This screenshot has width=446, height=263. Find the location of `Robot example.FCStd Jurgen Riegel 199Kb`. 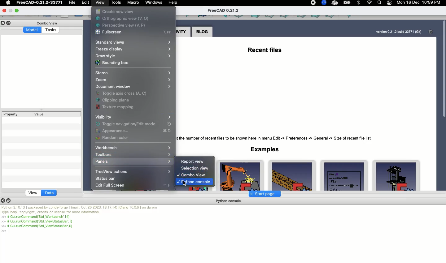

Robot example.FCStd Jurgen Riegel 199Kb is located at coordinates (241, 175).